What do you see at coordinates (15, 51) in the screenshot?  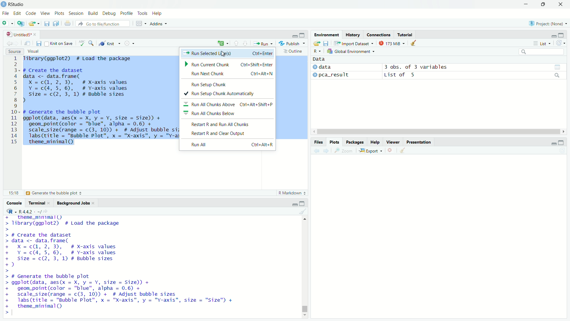 I see `source` at bounding box center [15, 51].